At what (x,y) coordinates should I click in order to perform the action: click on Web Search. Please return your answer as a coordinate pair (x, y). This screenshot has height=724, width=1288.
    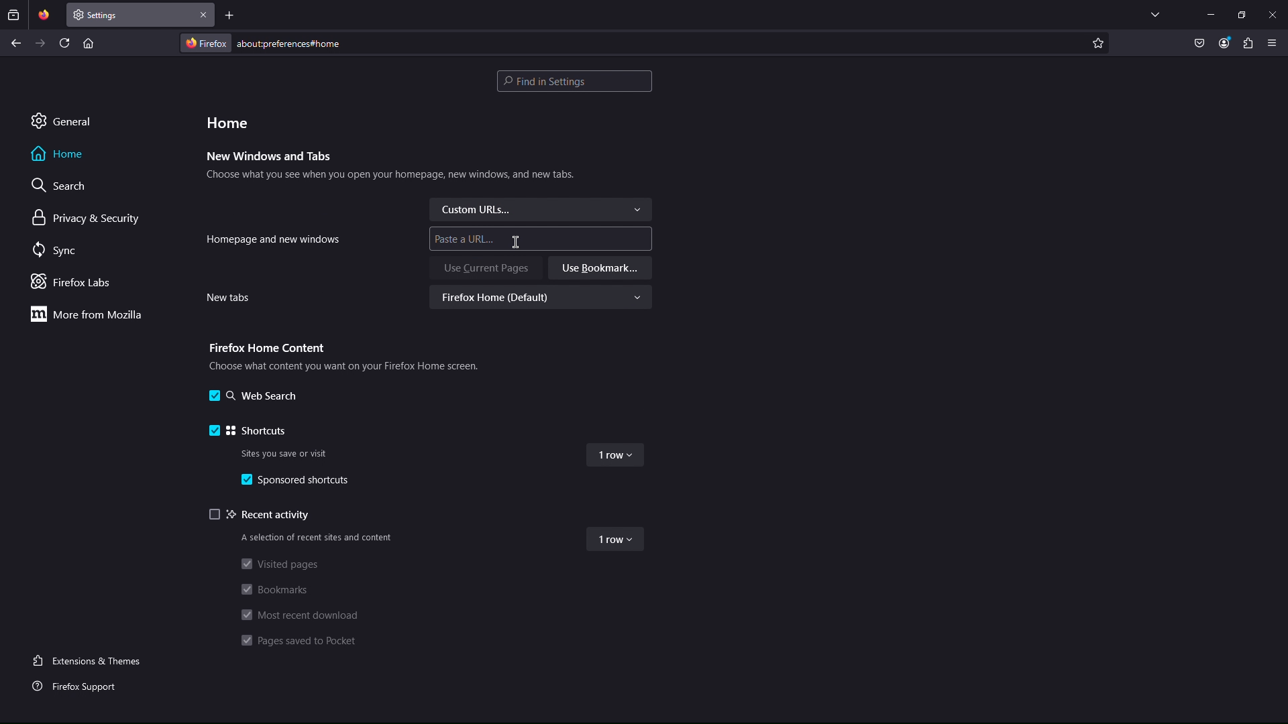
    Looking at the image, I should click on (252, 397).